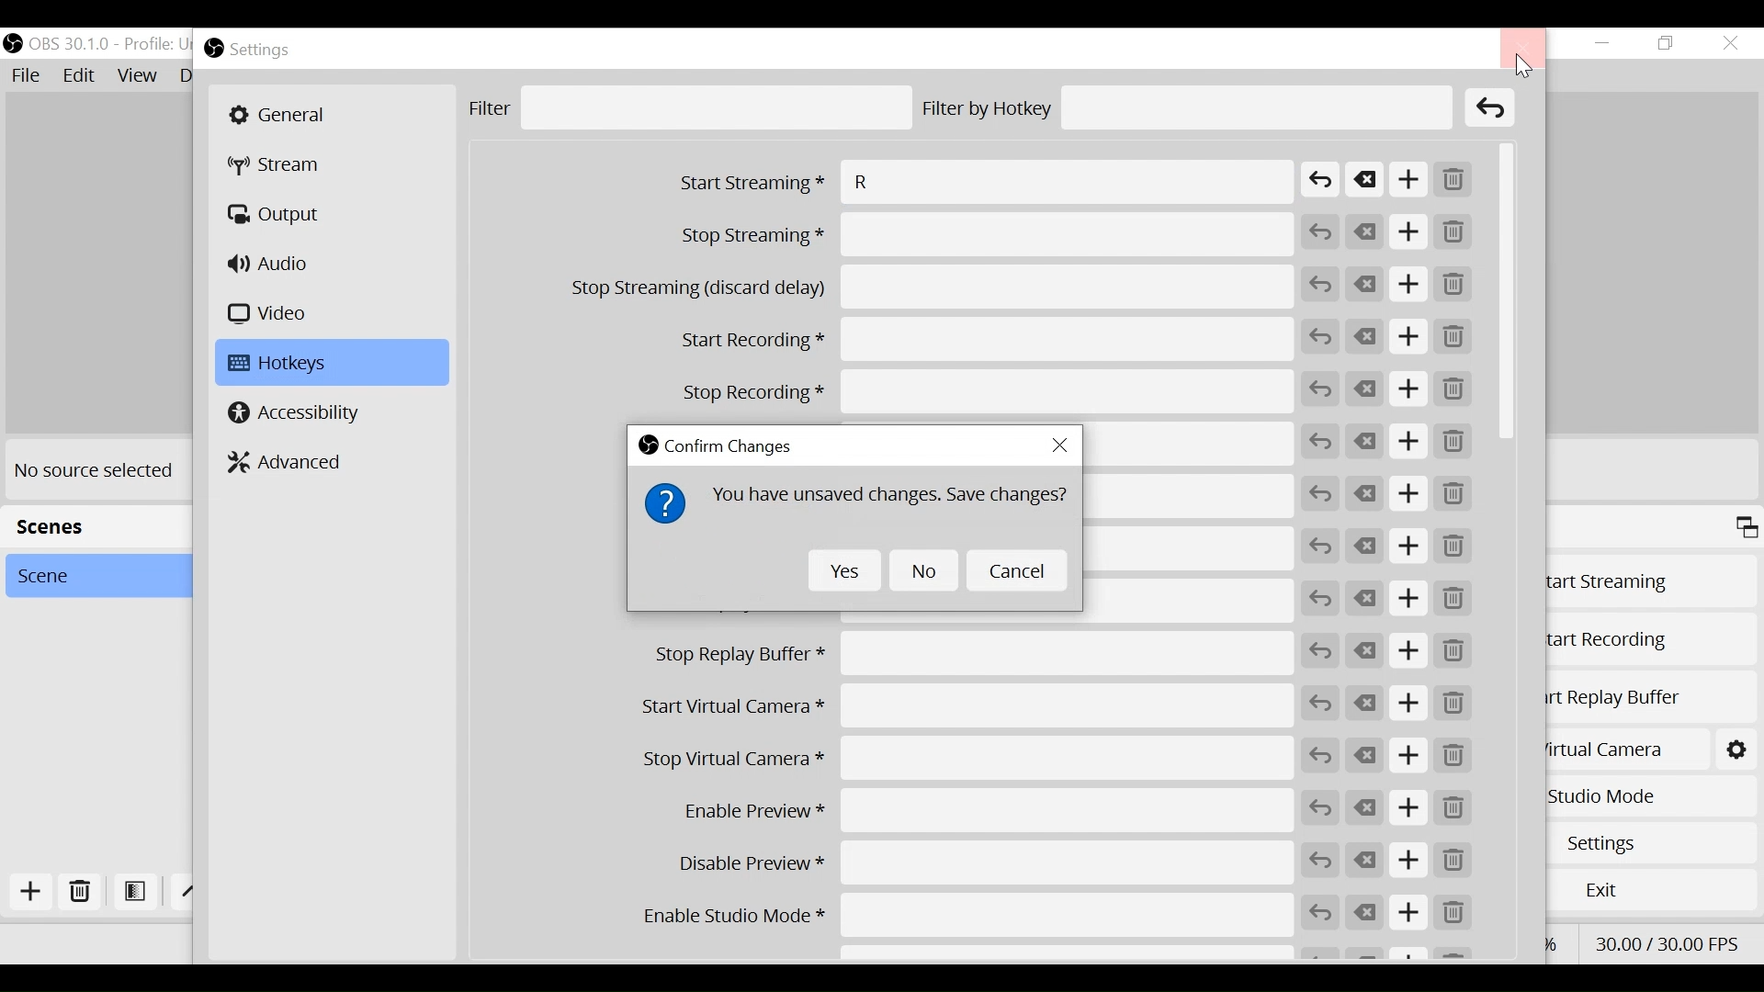 The image size is (1764, 992). Describe the element at coordinates (1409, 652) in the screenshot. I see `Add` at that location.